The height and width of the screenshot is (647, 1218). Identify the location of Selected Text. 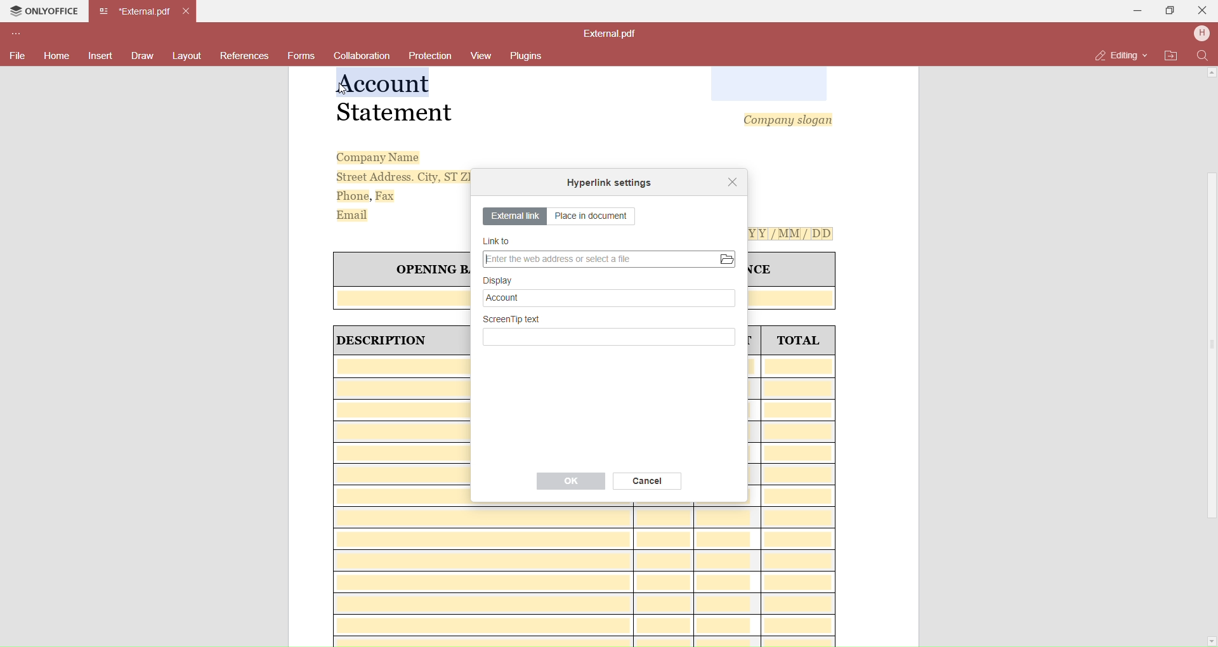
(383, 82).